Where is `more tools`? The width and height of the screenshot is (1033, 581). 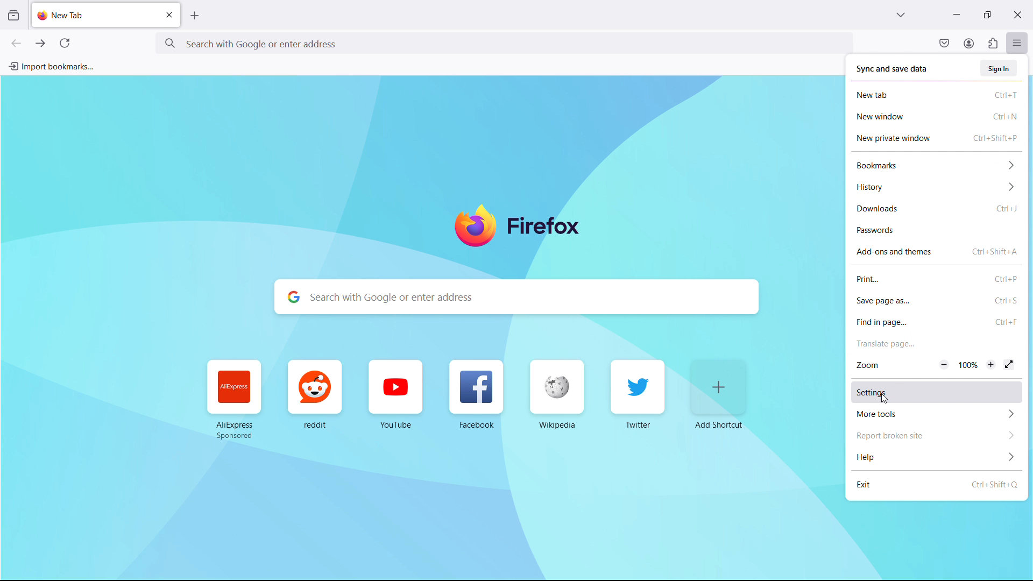
more tools is located at coordinates (936, 414).